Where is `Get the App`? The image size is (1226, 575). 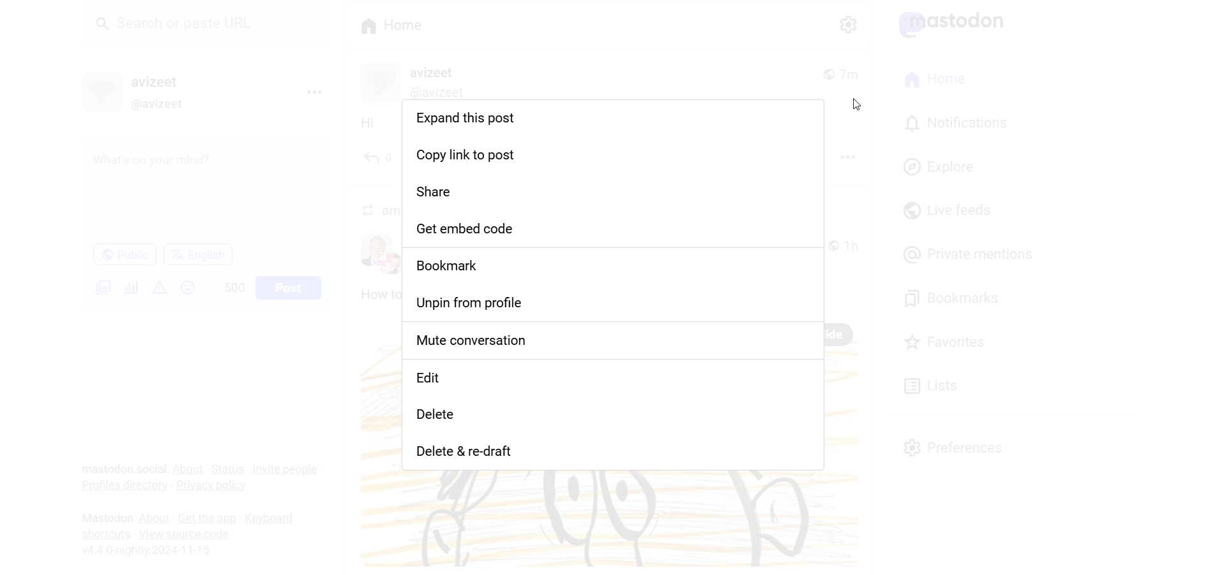
Get the App is located at coordinates (206, 519).